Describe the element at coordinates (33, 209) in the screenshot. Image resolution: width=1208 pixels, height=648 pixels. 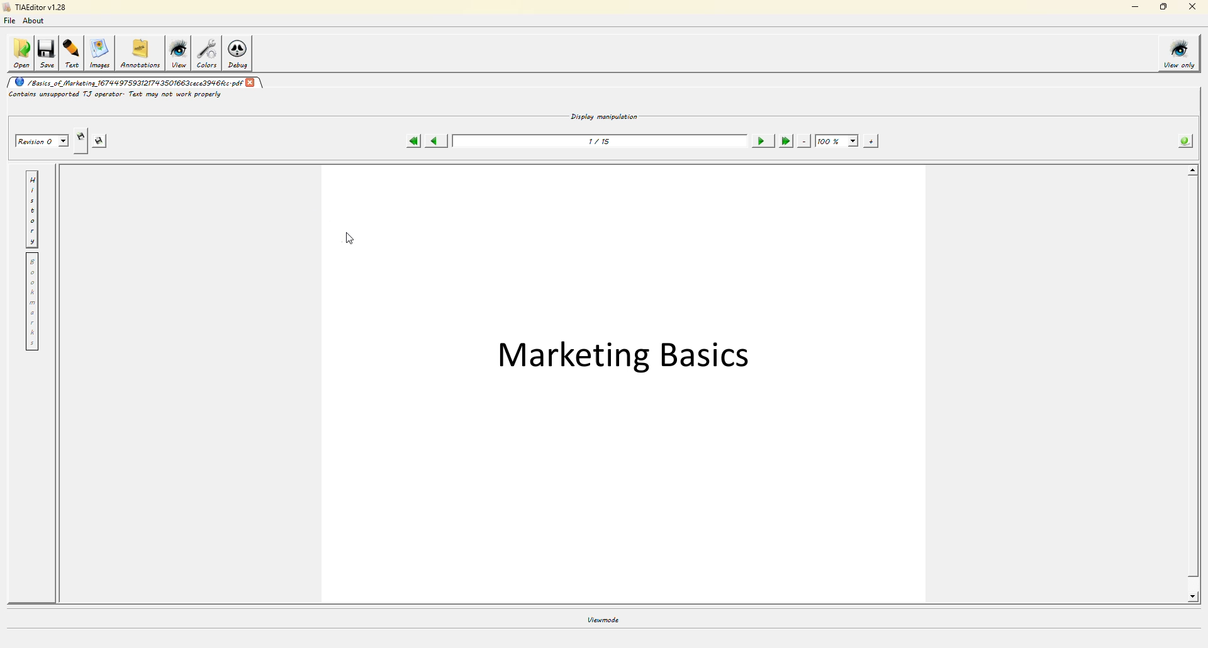
I see `history` at that location.